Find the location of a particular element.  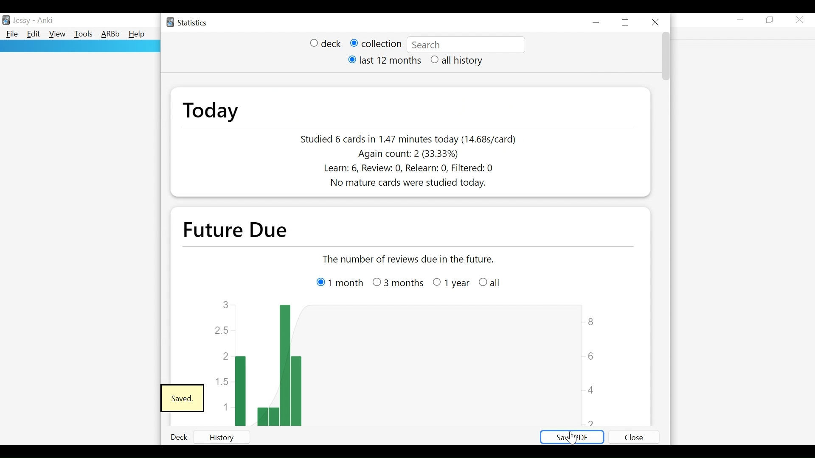

deck is located at coordinates (177, 437).